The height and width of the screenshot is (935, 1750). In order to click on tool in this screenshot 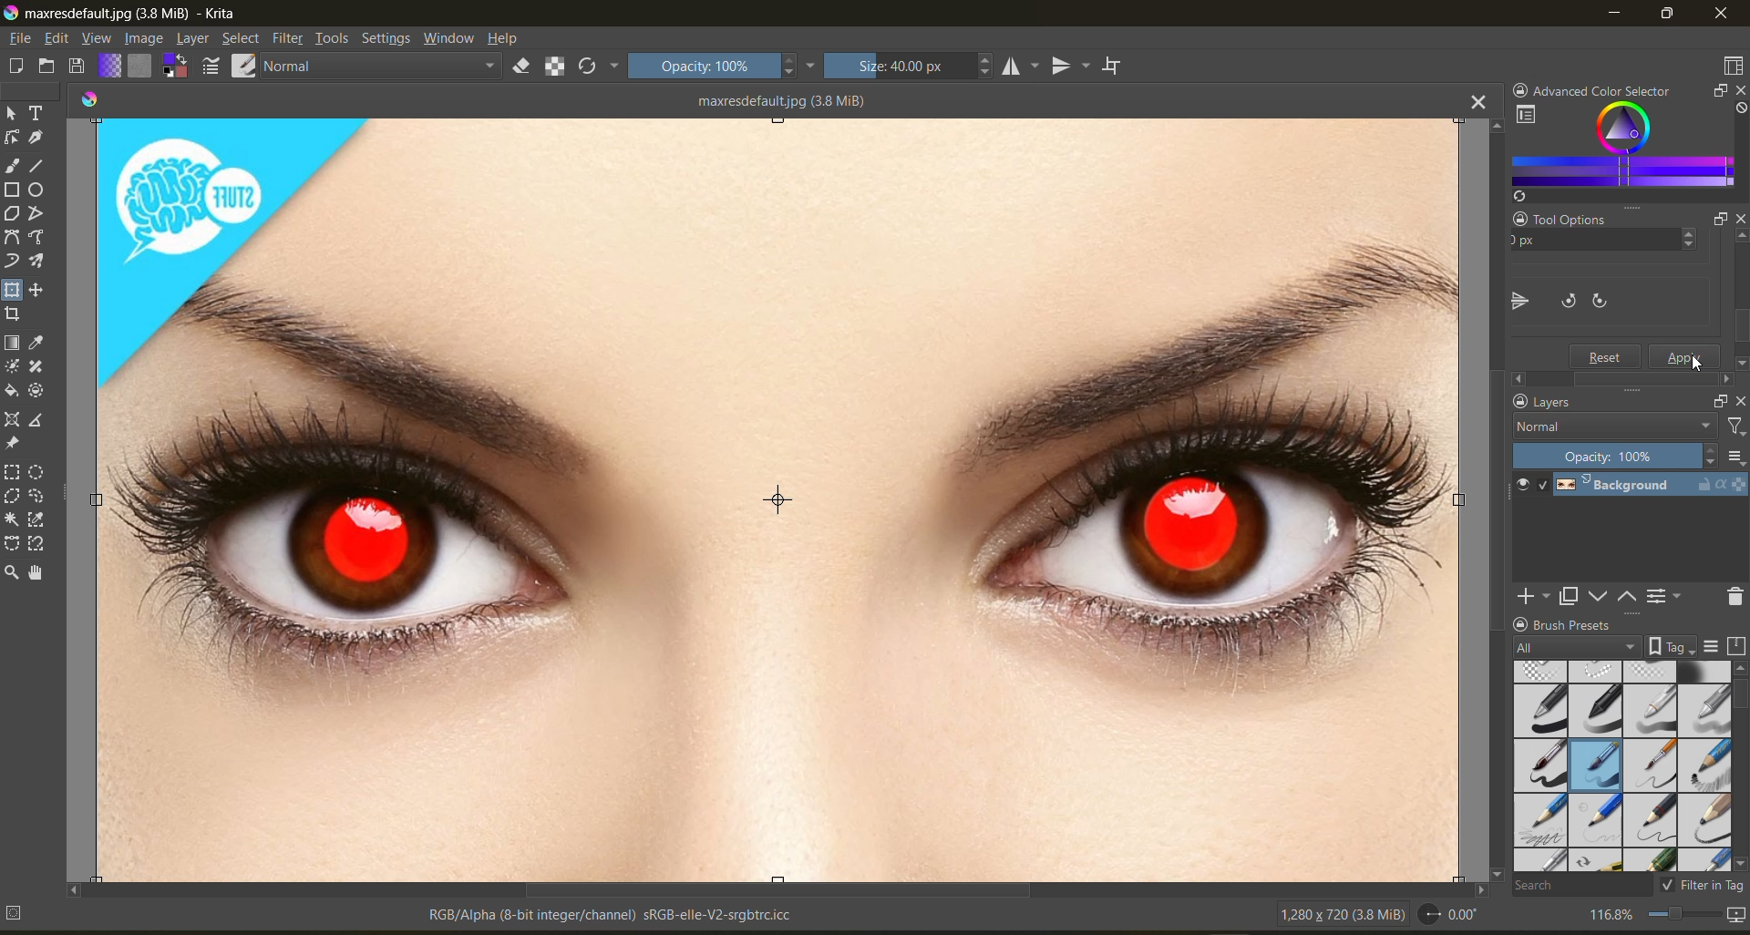, I will do `click(36, 366)`.